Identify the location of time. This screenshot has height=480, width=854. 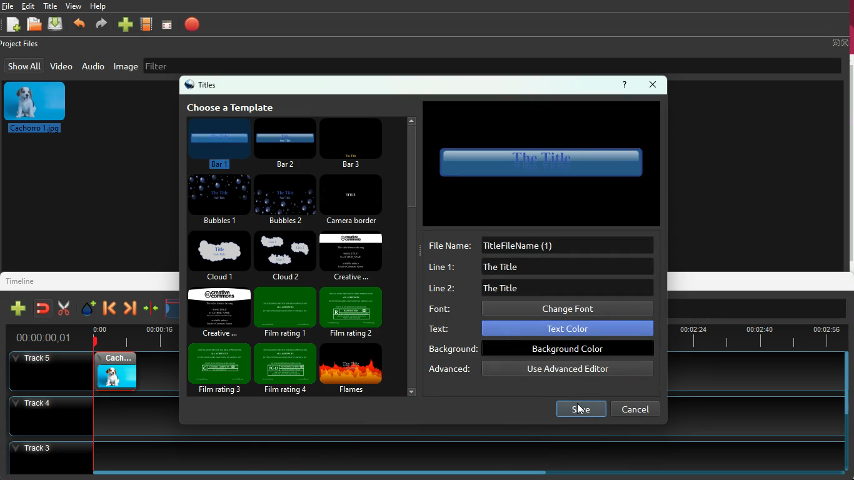
(134, 336).